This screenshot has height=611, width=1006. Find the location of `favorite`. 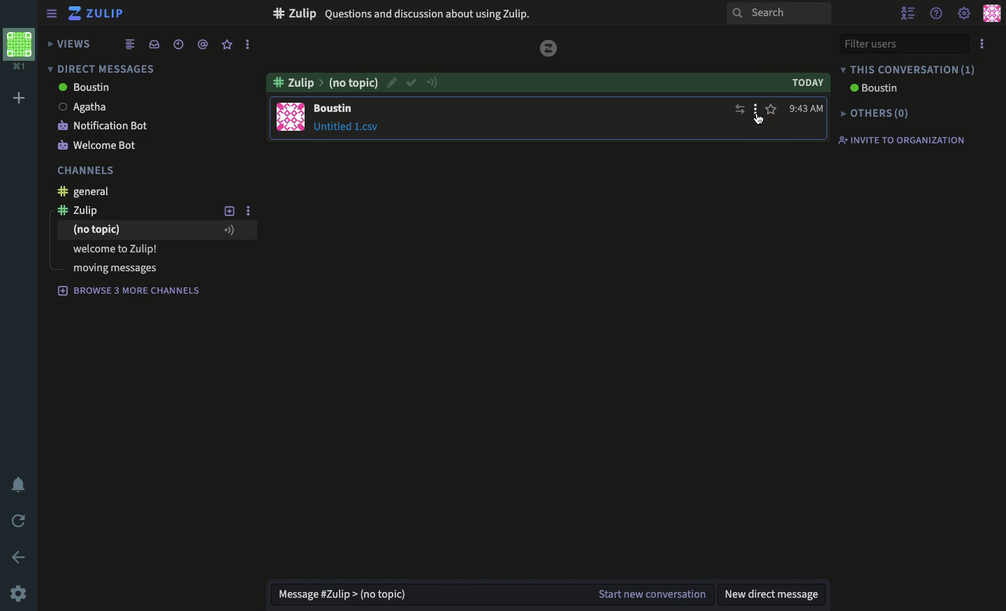

favorite is located at coordinates (227, 45).